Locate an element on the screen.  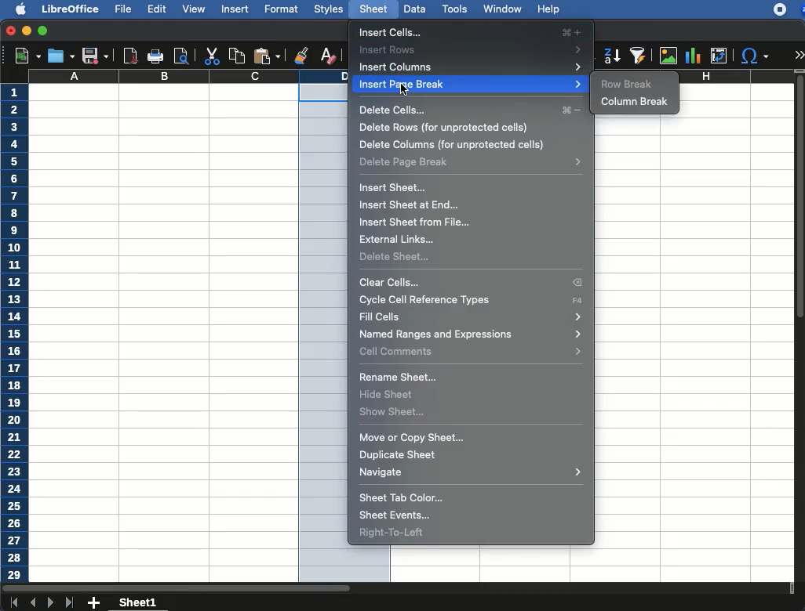
insert sheet from file is located at coordinates (417, 222).